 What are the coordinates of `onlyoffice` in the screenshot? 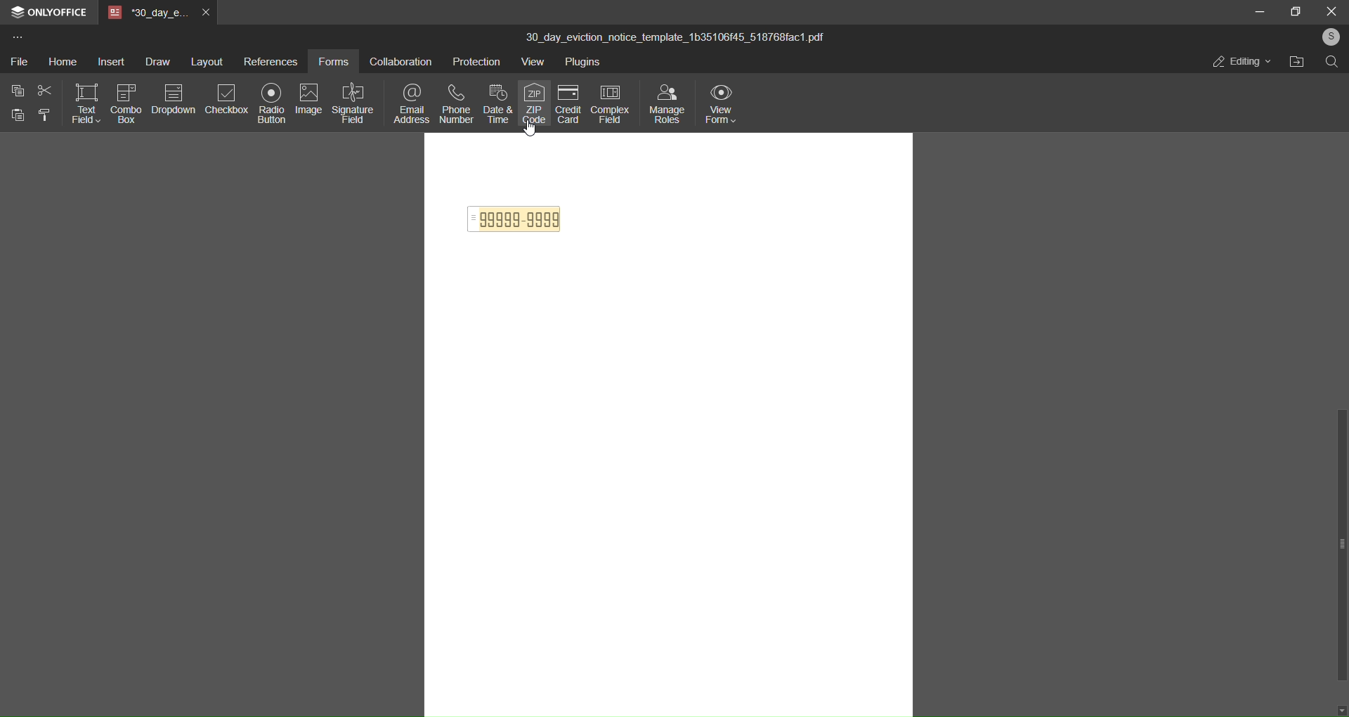 It's located at (60, 13).